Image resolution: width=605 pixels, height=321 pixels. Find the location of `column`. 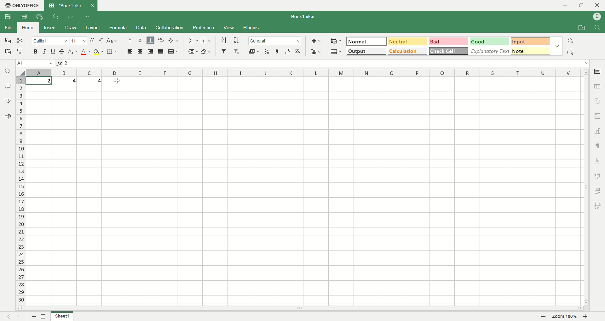

column is located at coordinates (305, 73).